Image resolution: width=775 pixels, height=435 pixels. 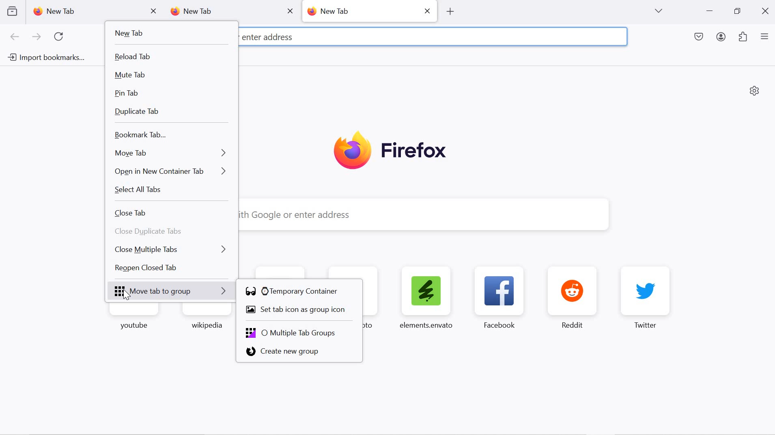 What do you see at coordinates (173, 292) in the screenshot?
I see `move tab to group` at bounding box center [173, 292].